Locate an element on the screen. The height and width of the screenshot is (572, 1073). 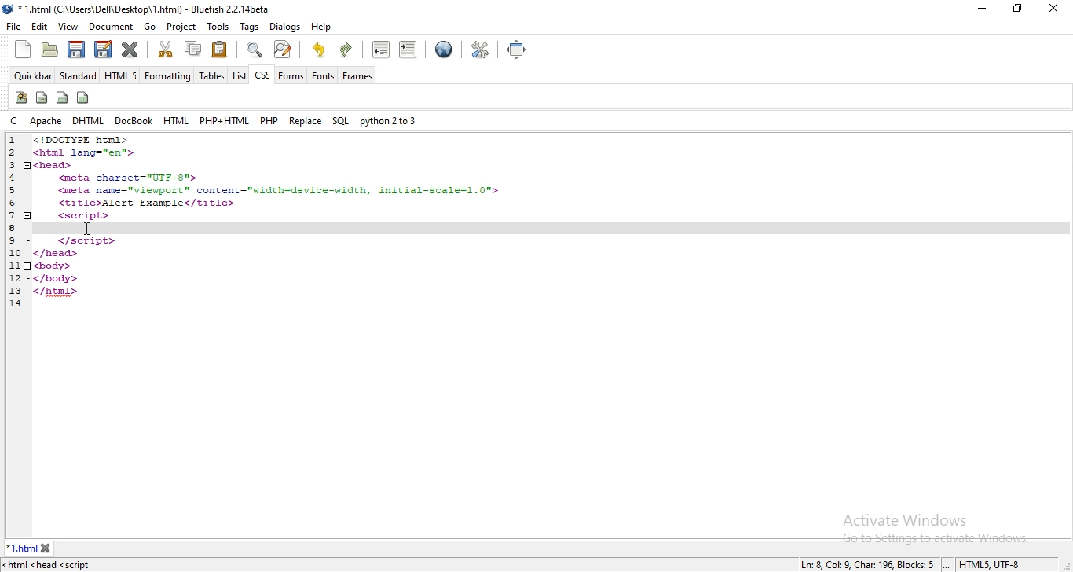
icon is located at coordinates (42, 98).